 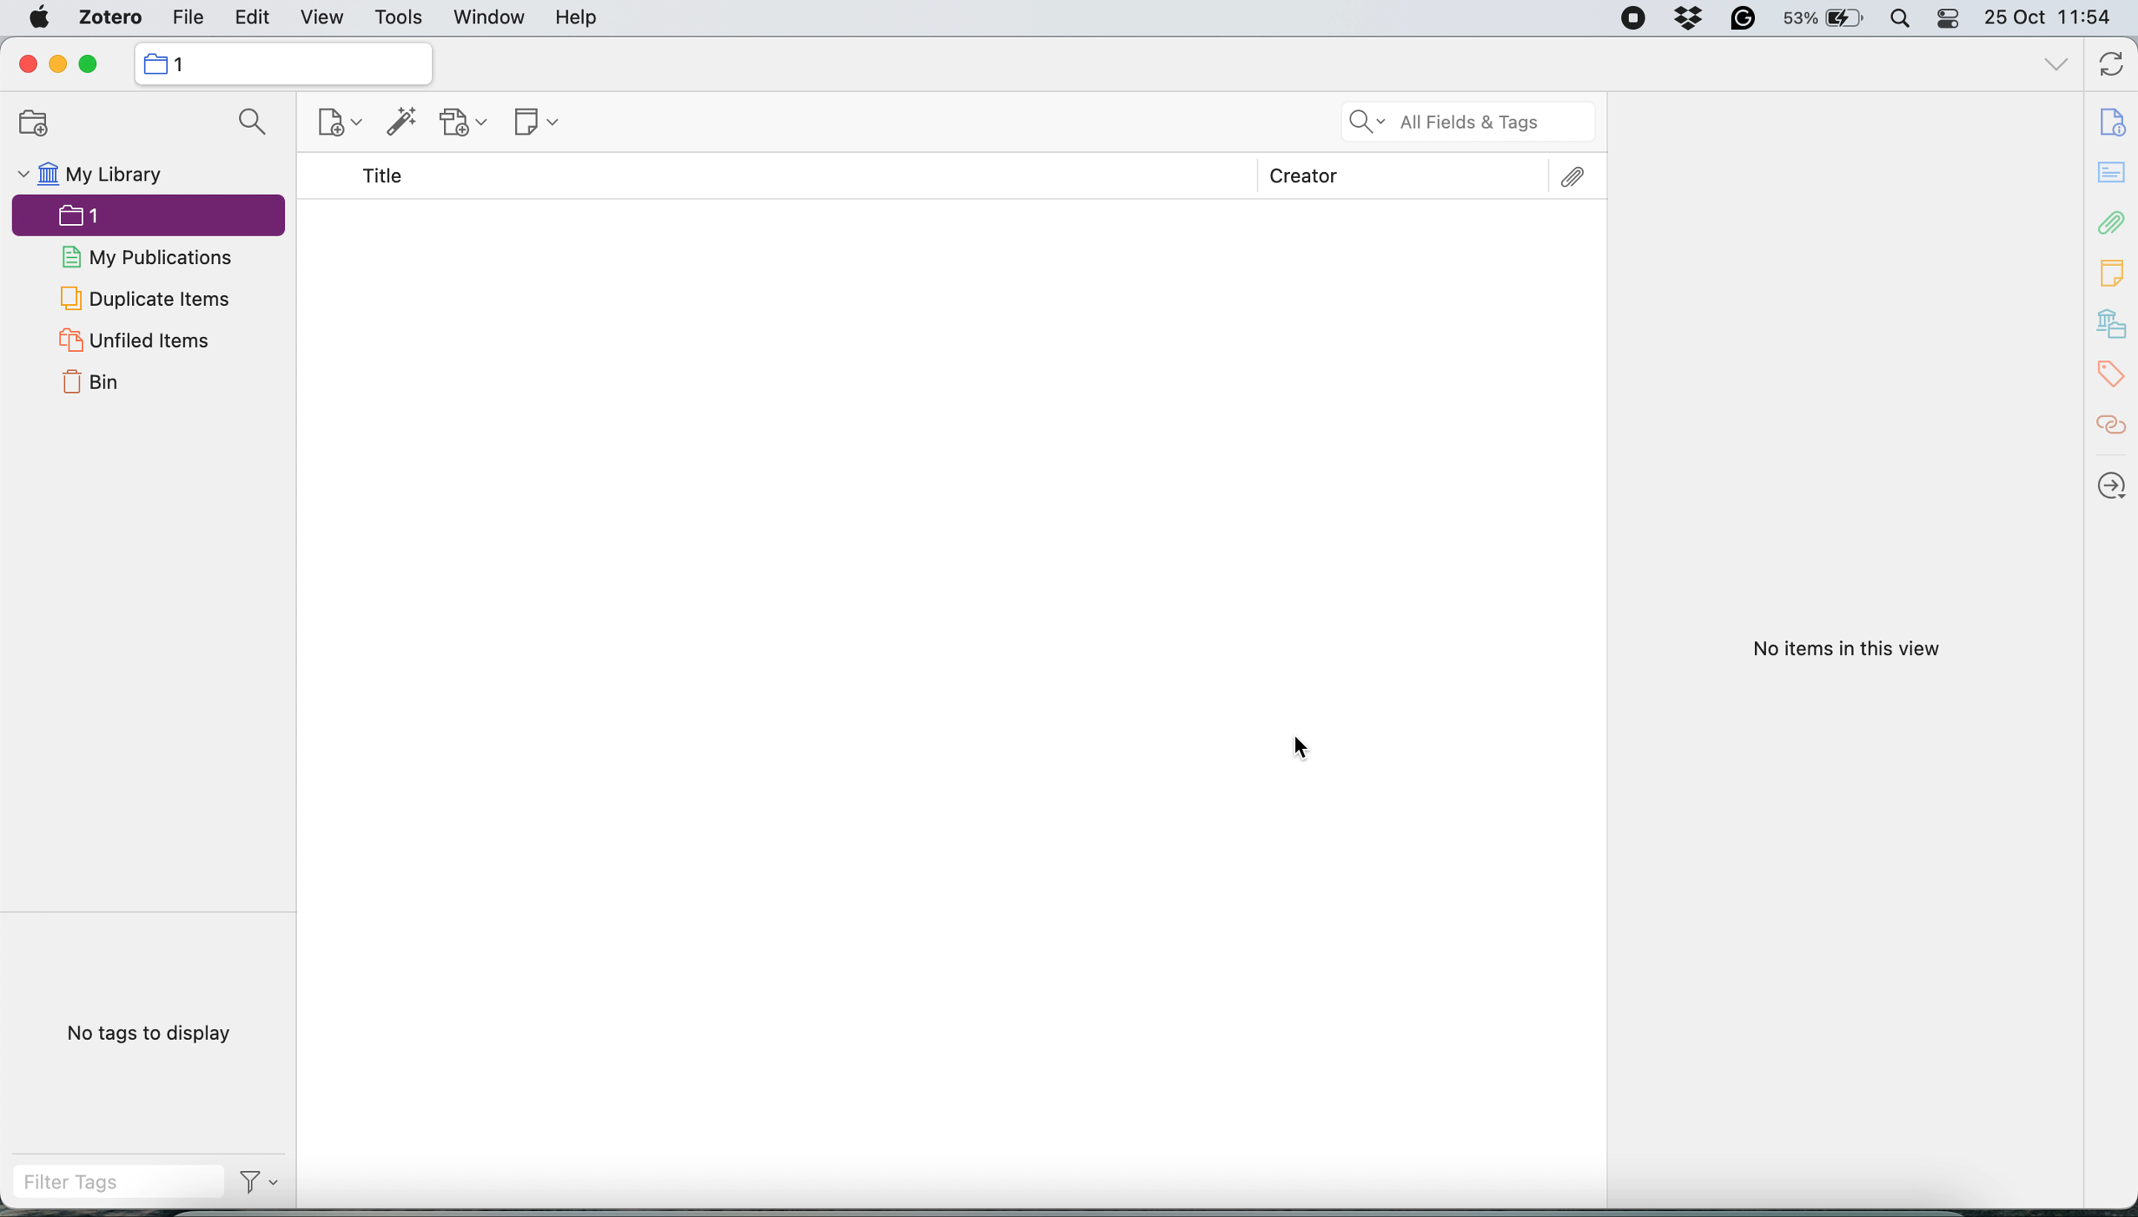 I want to click on add item, so click(x=399, y=122).